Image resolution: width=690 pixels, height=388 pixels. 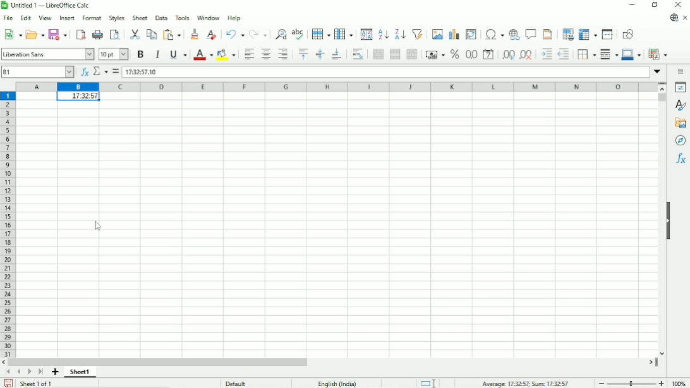 What do you see at coordinates (567, 33) in the screenshot?
I see `Define print area` at bounding box center [567, 33].